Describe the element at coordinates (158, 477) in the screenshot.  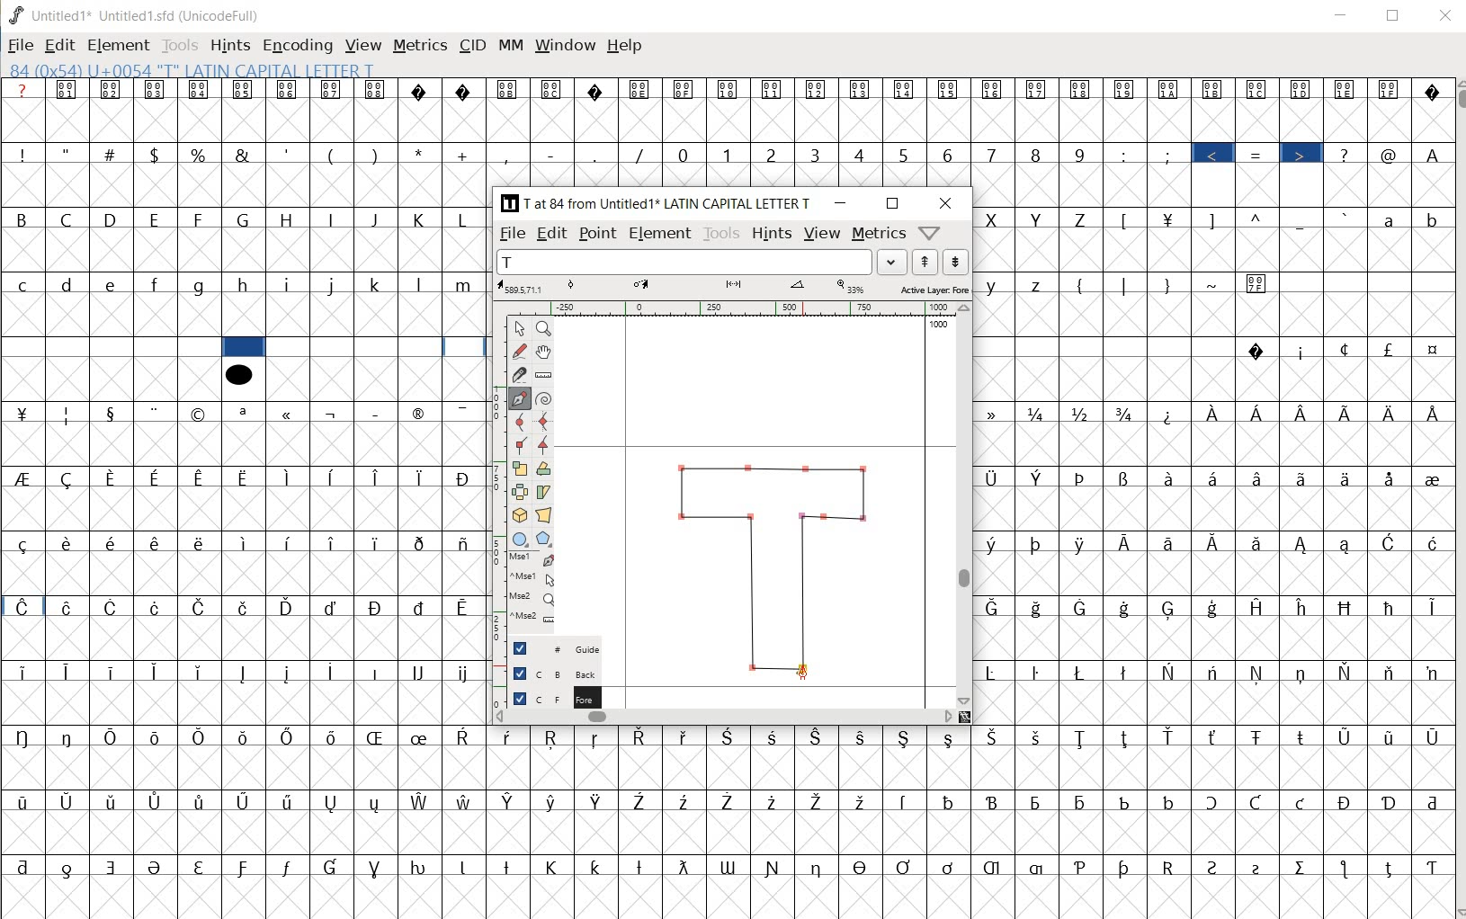
I see `Symbol` at that location.